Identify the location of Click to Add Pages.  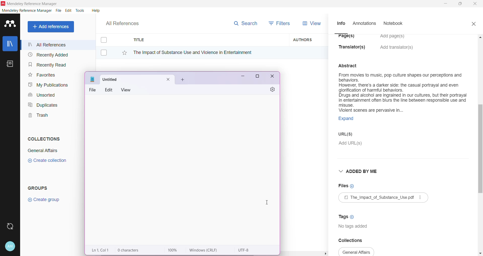
(395, 39).